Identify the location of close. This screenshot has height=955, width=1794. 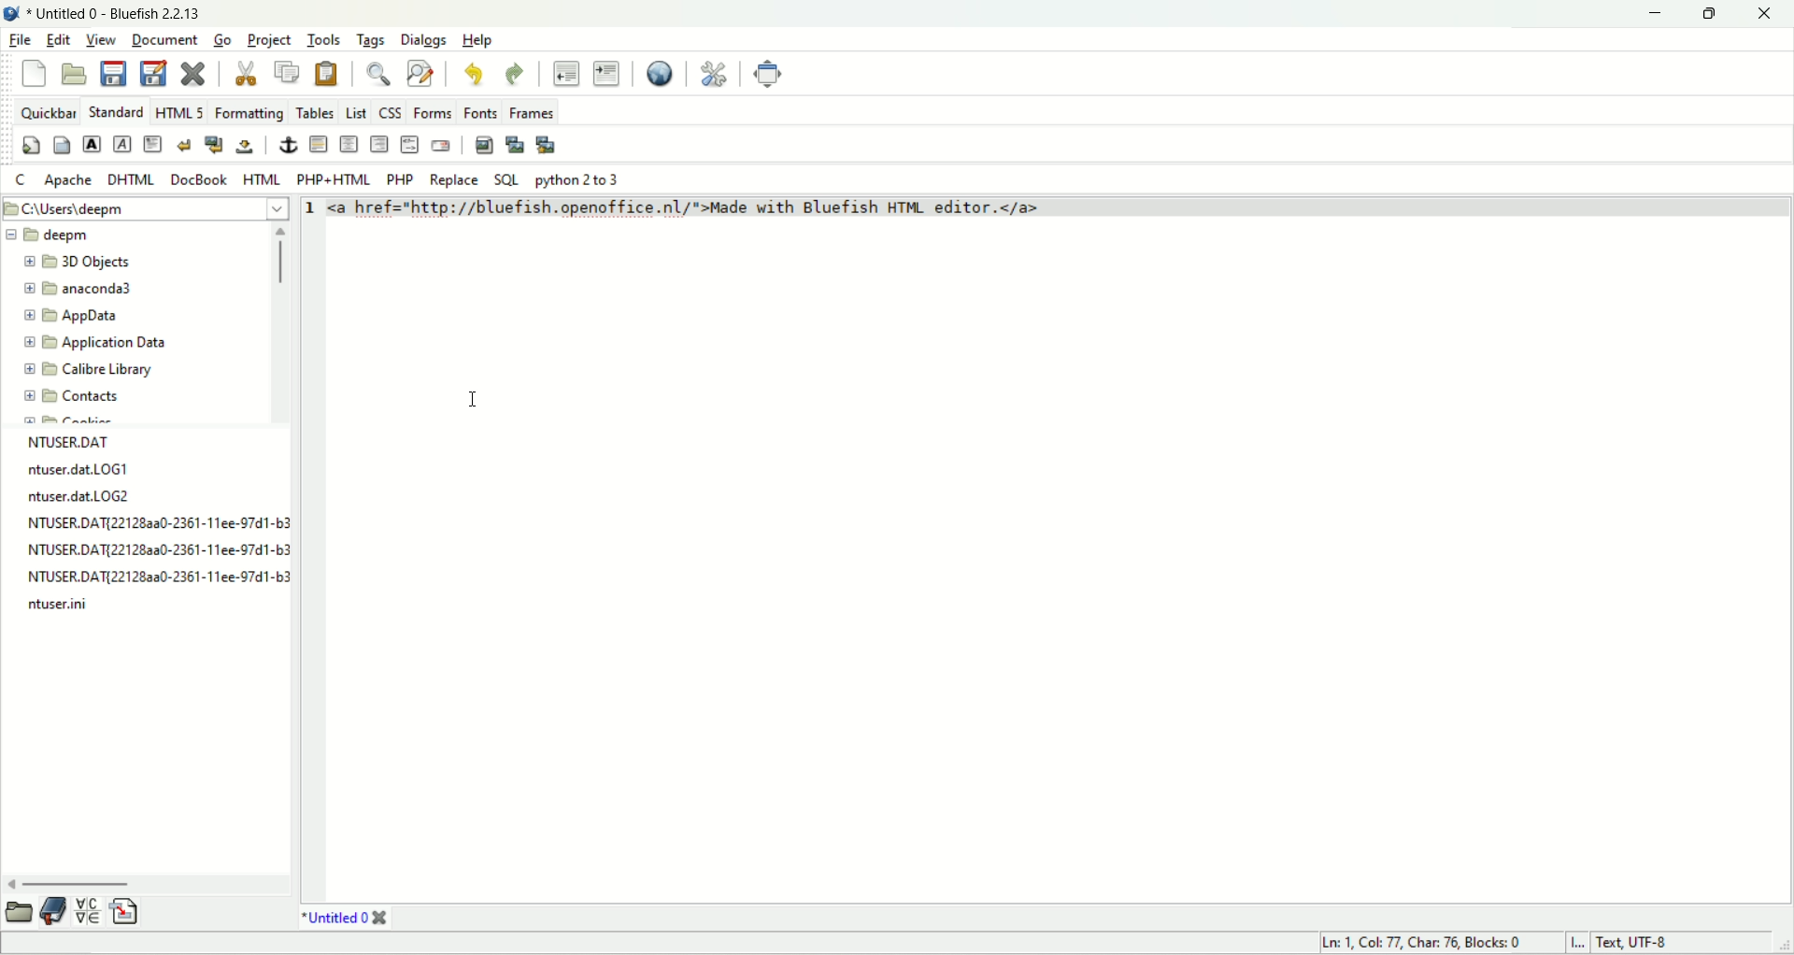
(1766, 14).